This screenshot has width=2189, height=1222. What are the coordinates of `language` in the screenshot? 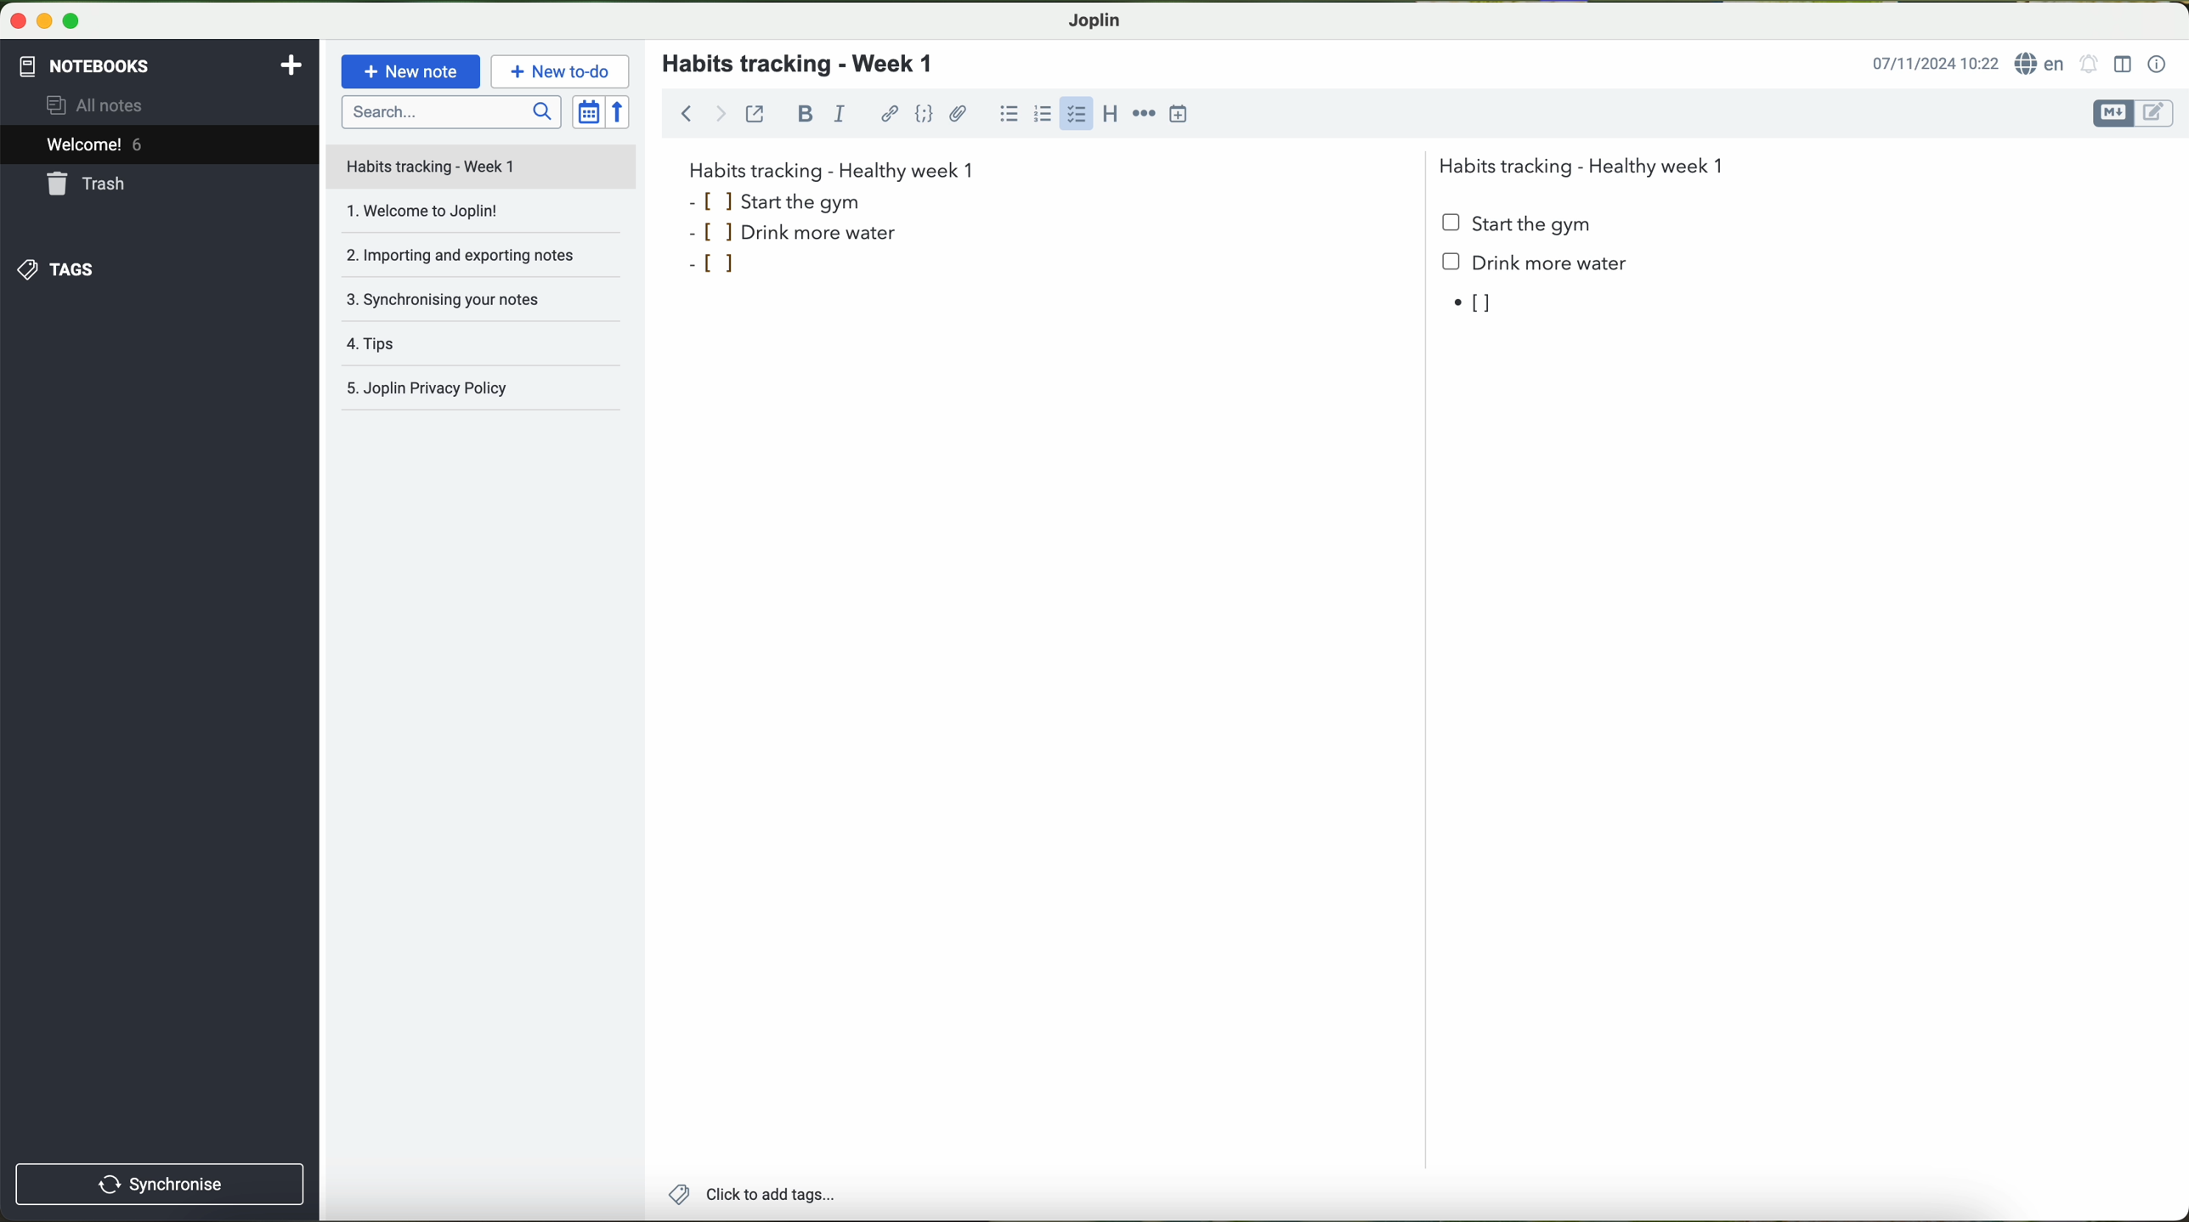 It's located at (2041, 63).